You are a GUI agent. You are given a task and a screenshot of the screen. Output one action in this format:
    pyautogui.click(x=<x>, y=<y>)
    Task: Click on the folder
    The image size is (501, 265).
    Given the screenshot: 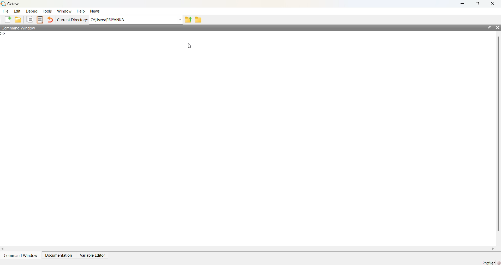 What is the action you would take?
    pyautogui.click(x=198, y=19)
    